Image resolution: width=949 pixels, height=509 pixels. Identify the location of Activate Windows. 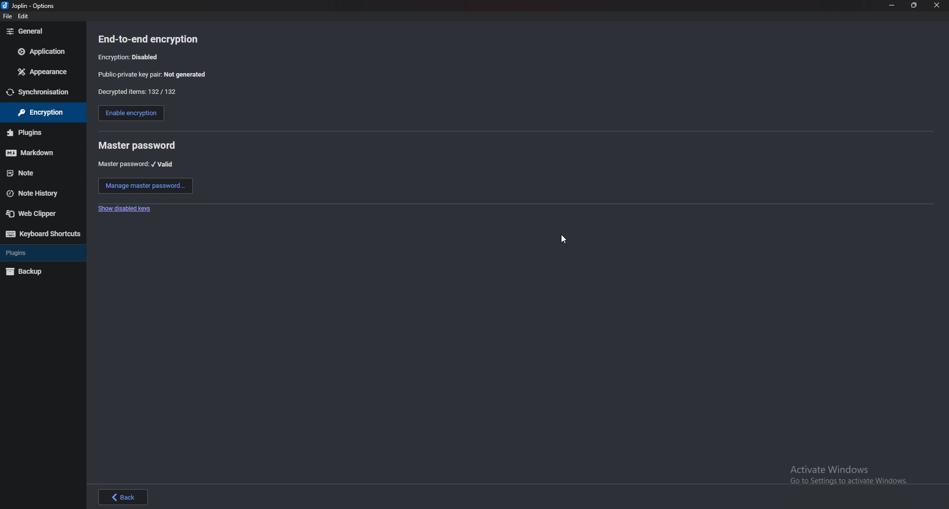
(845, 474).